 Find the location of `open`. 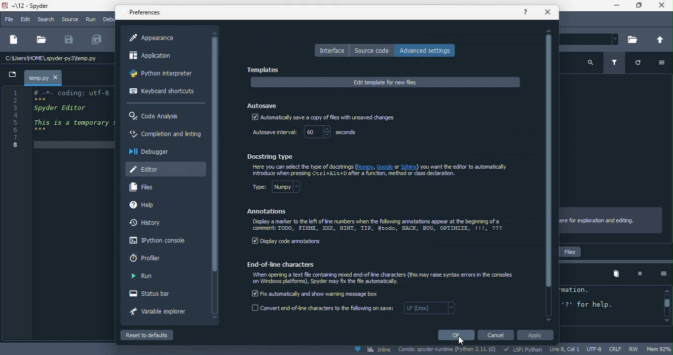

open is located at coordinates (41, 40).